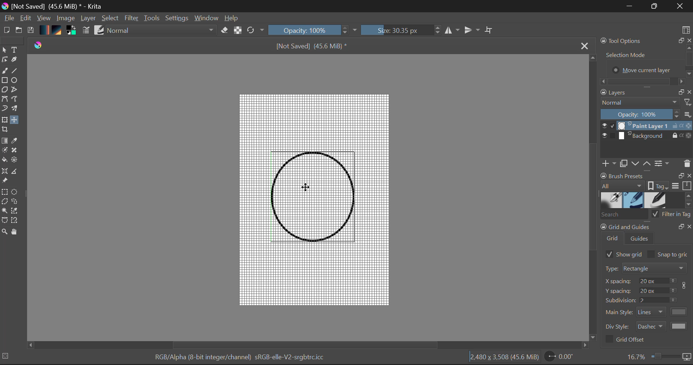 This screenshot has height=365, width=693. What do you see at coordinates (16, 211) in the screenshot?
I see `Similar Color Selector` at bounding box center [16, 211].